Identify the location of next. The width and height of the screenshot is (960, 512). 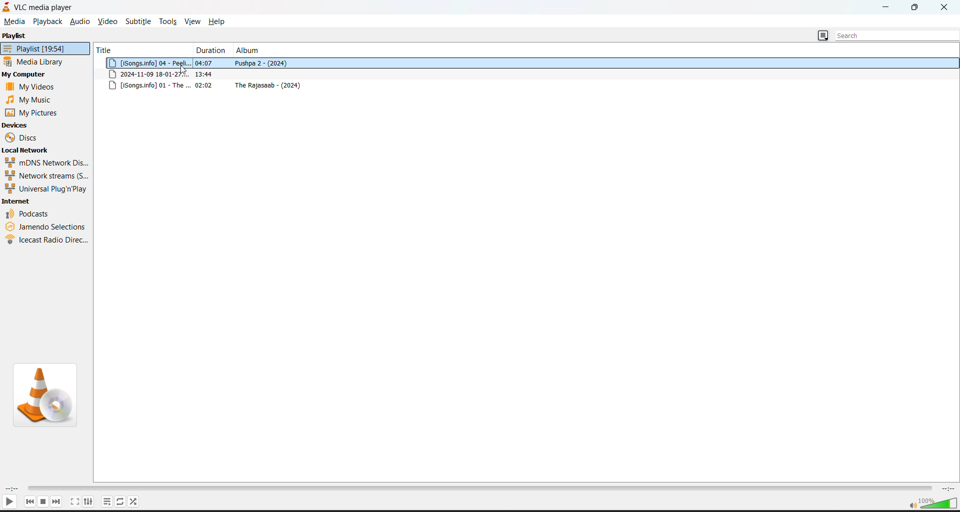
(56, 502).